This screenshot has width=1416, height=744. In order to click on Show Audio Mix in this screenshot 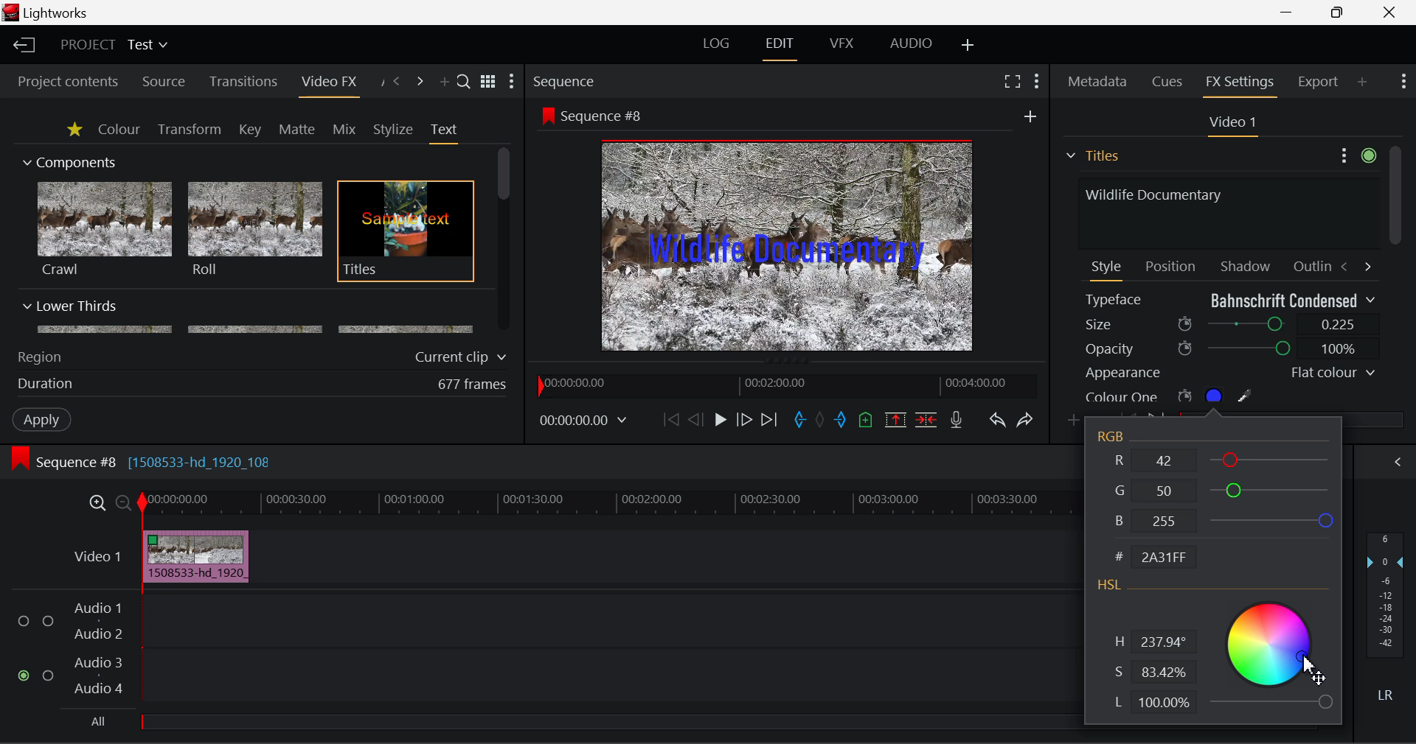, I will do `click(1395, 463)`.